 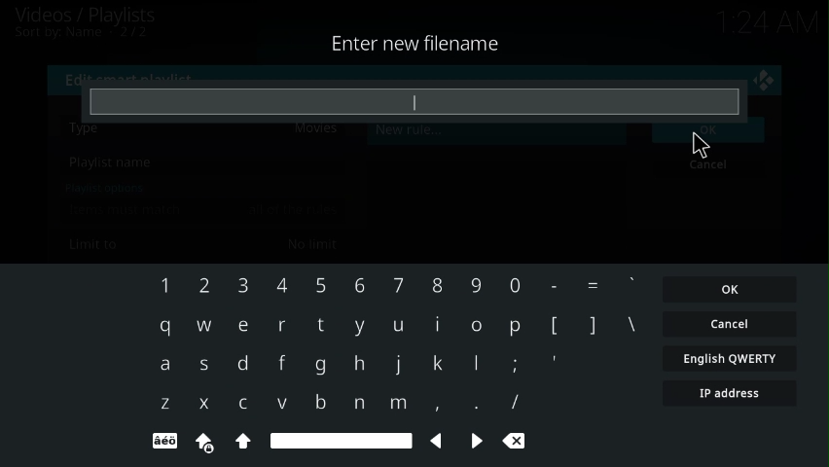 What do you see at coordinates (138, 77) in the screenshot?
I see `edit smart playlist` at bounding box center [138, 77].